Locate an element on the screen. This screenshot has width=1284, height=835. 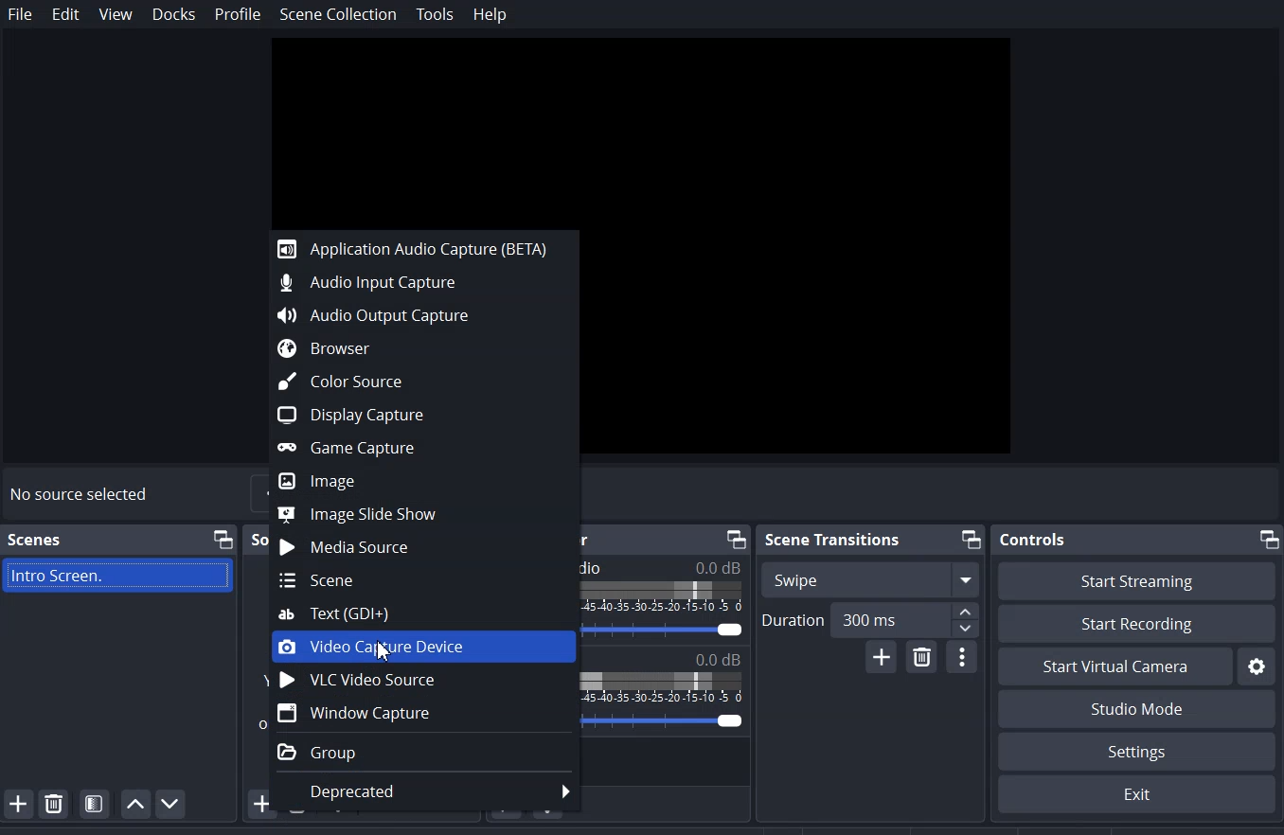
Scene Transition is located at coordinates (831, 539).